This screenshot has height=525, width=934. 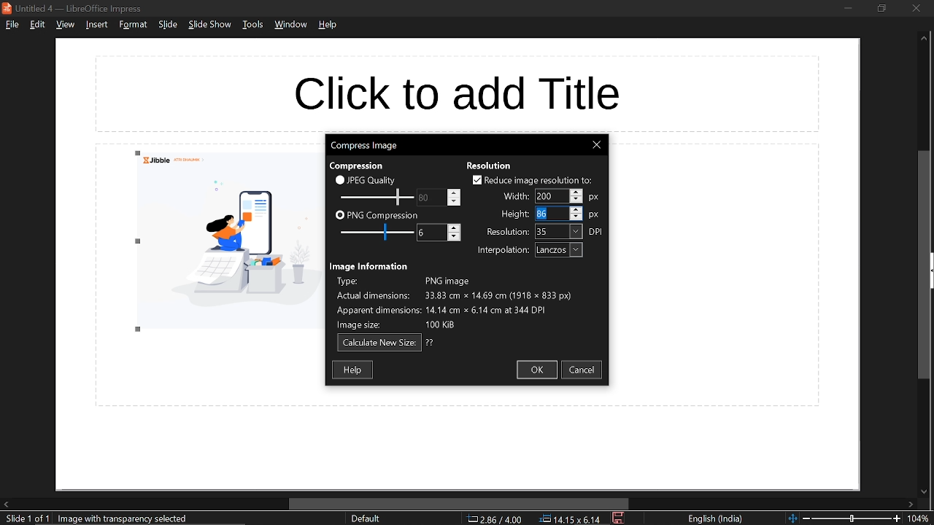 I want to click on language, so click(x=716, y=519).